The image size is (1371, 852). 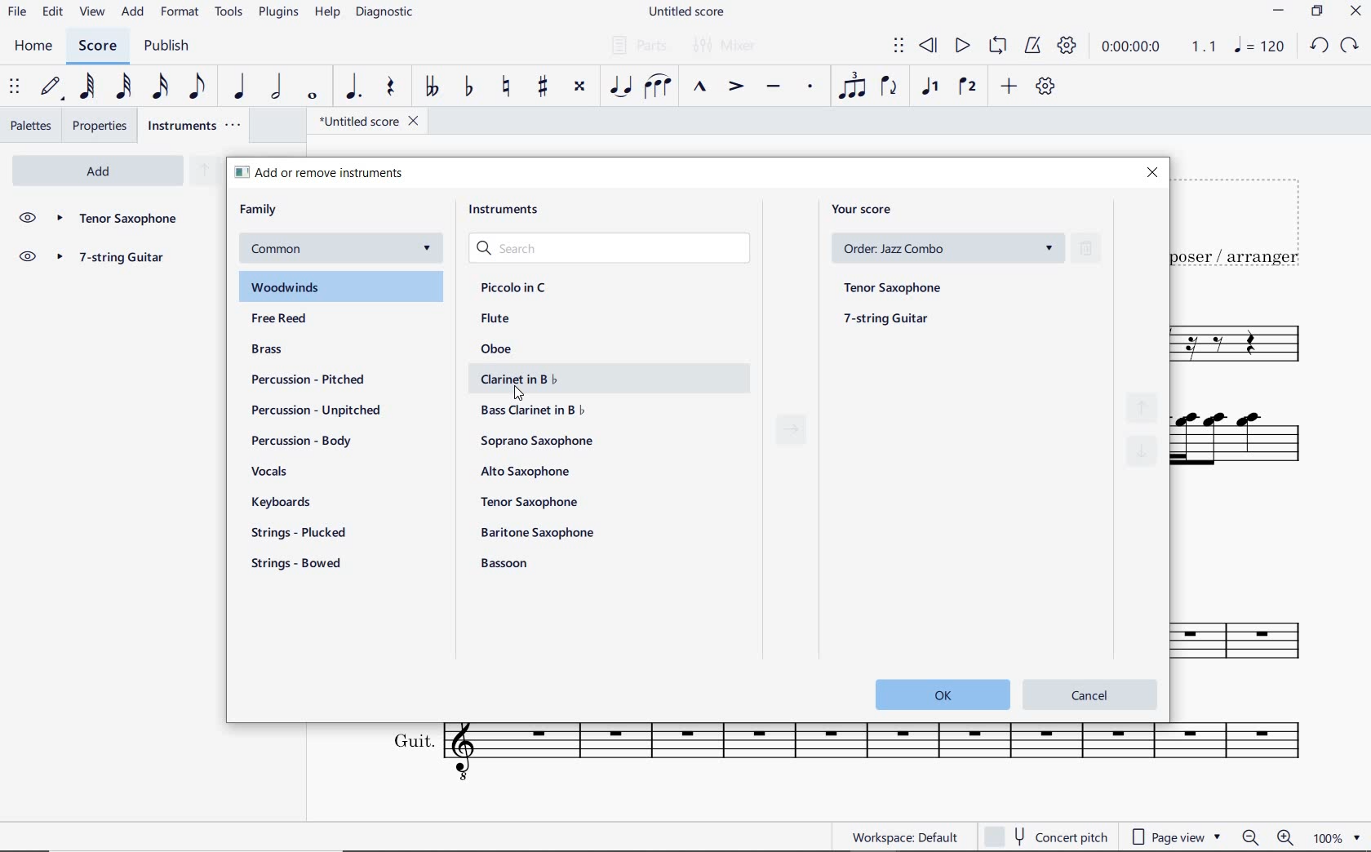 I want to click on INSTRUMENT: 7-STRING GUITAR, so click(x=1251, y=446).